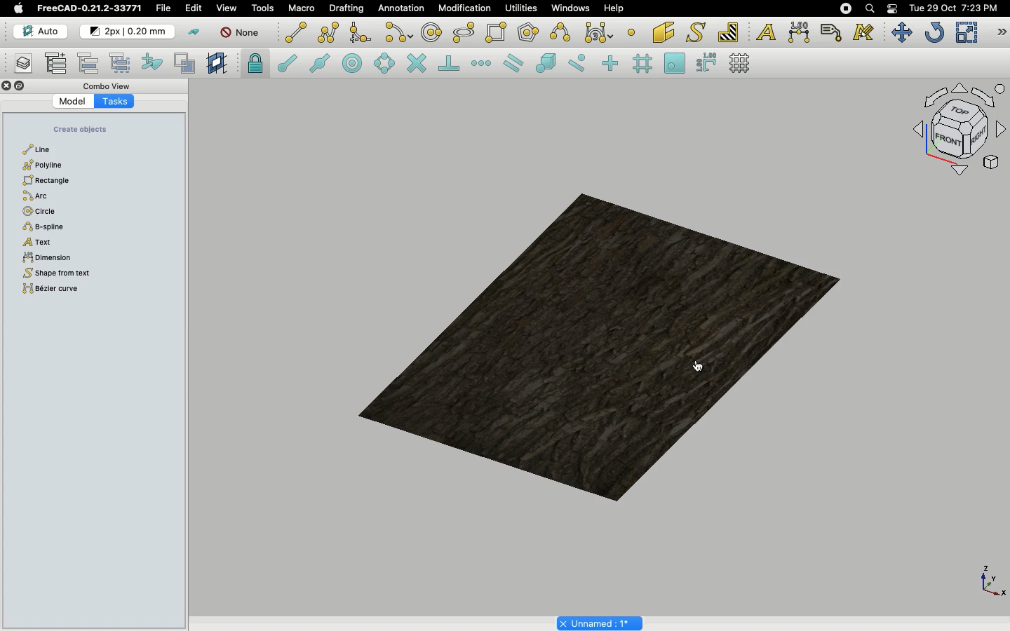 Image resolution: width=1010 pixels, height=631 pixels. Describe the element at coordinates (901, 33) in the screenshot. I see `Move` at that location.